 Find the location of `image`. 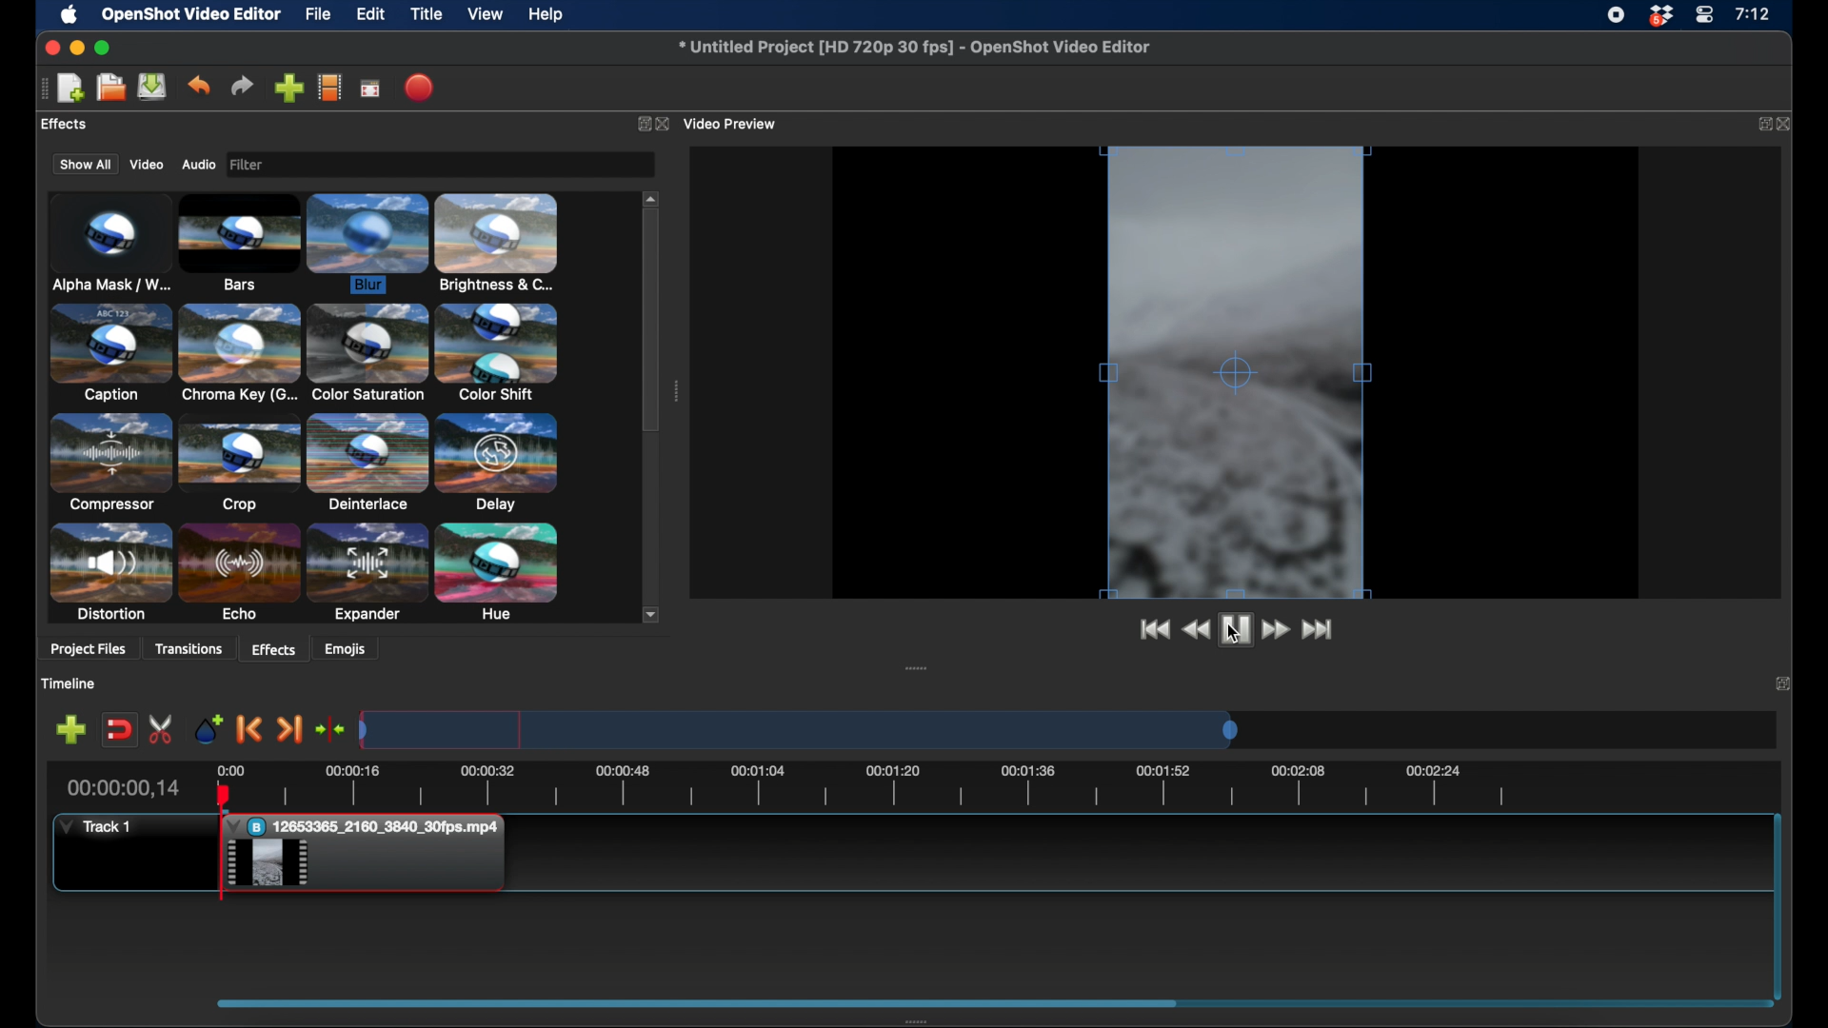

image is located at coordinates (251, 166).